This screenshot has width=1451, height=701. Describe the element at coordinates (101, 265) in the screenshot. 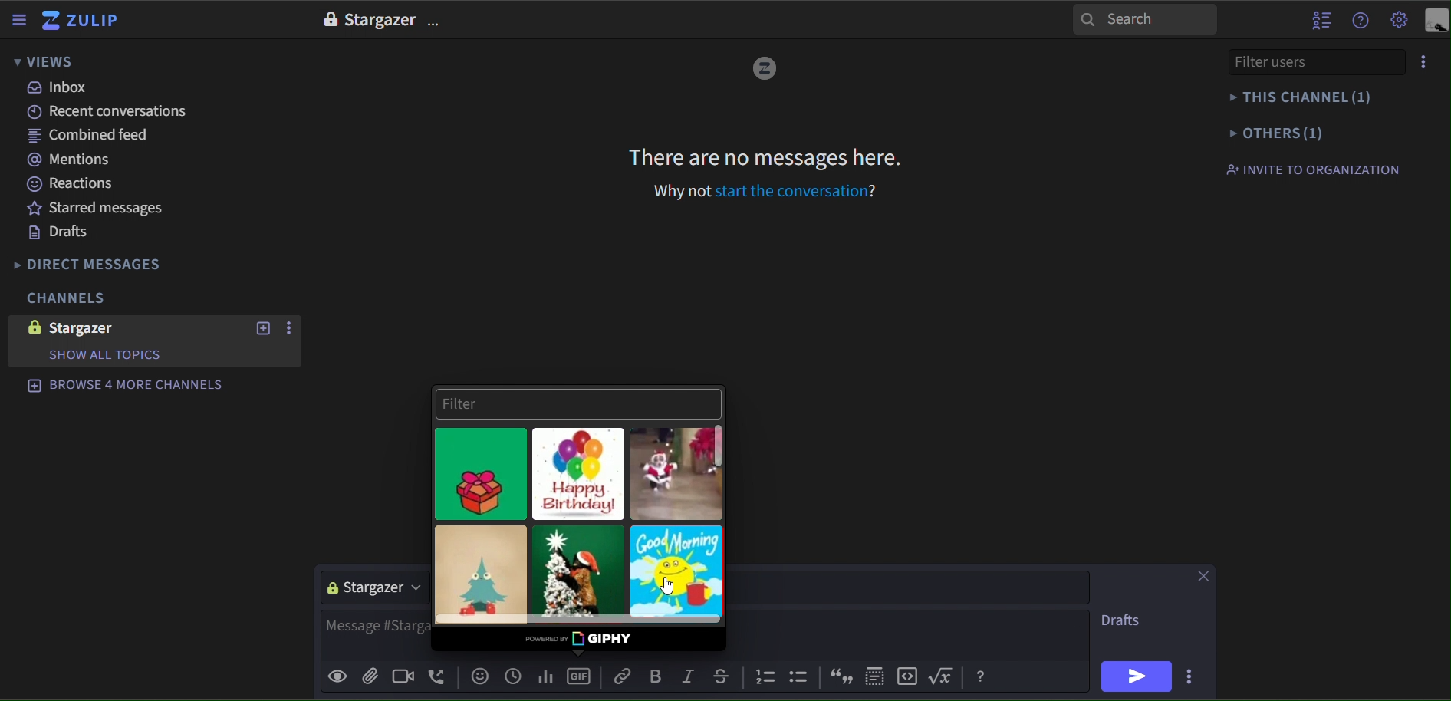

I see `direct messages` at that location.